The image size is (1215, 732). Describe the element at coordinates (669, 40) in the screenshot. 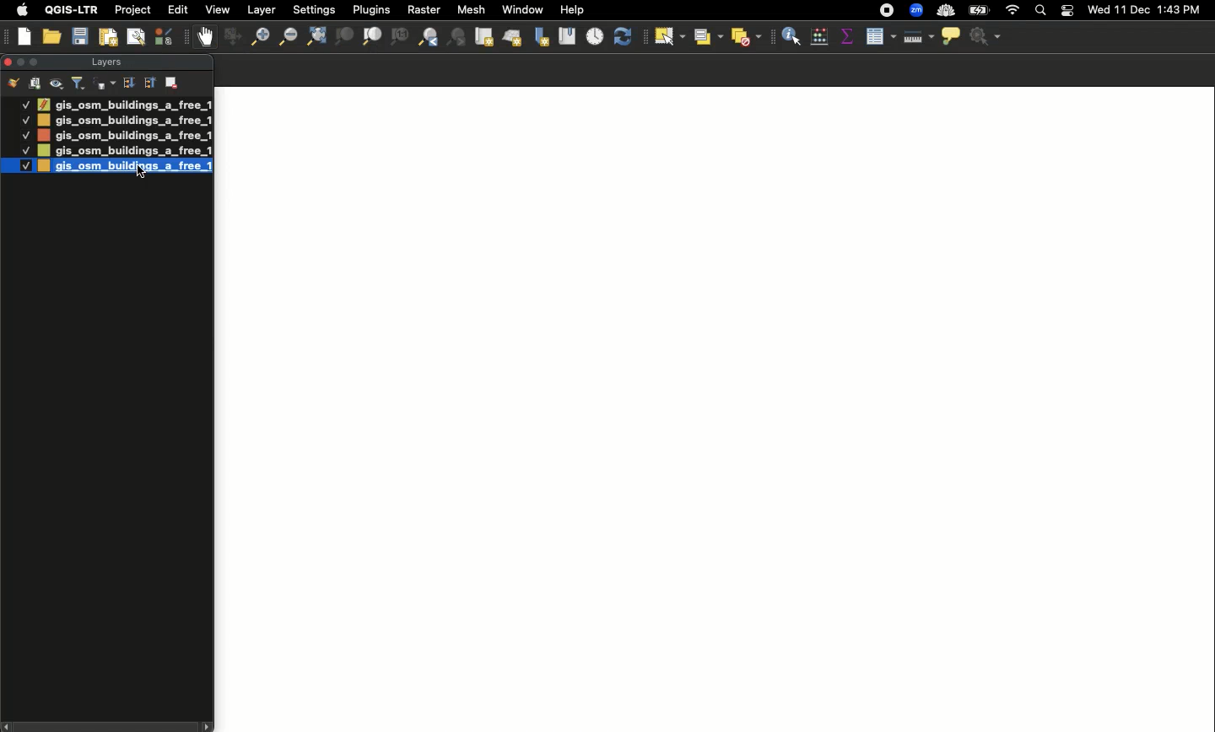

I see `Cursor` at that location.